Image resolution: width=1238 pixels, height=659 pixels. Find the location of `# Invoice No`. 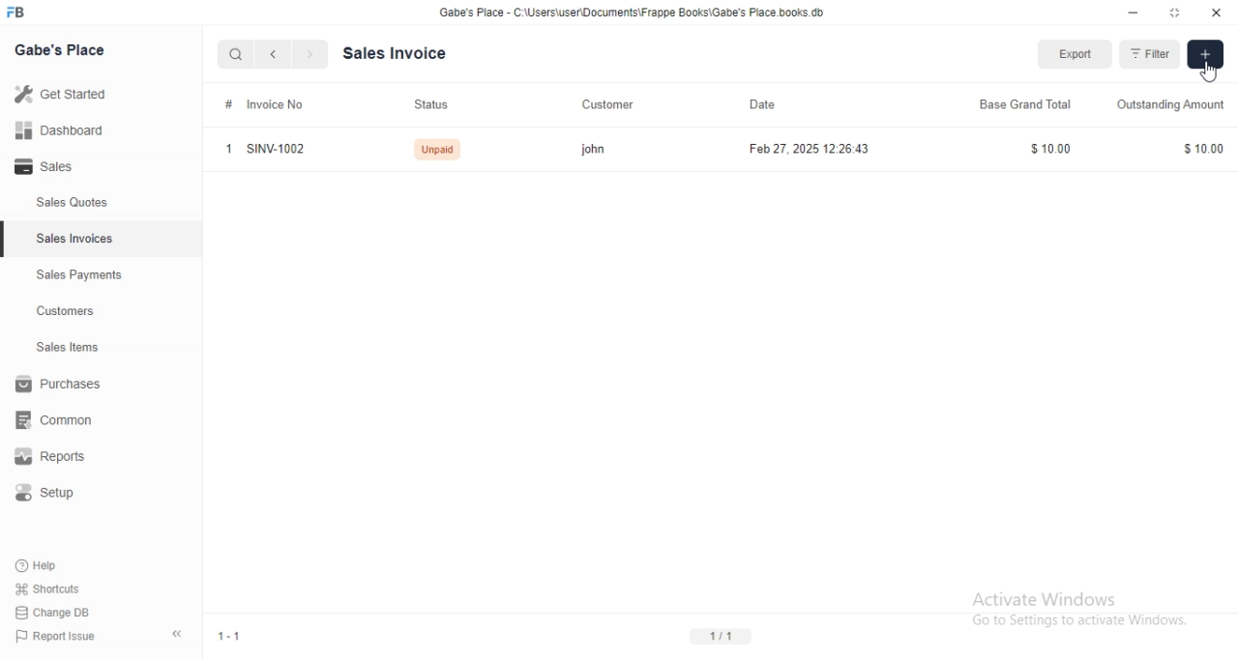

# Invoice No is located at coordinates (259, 107).